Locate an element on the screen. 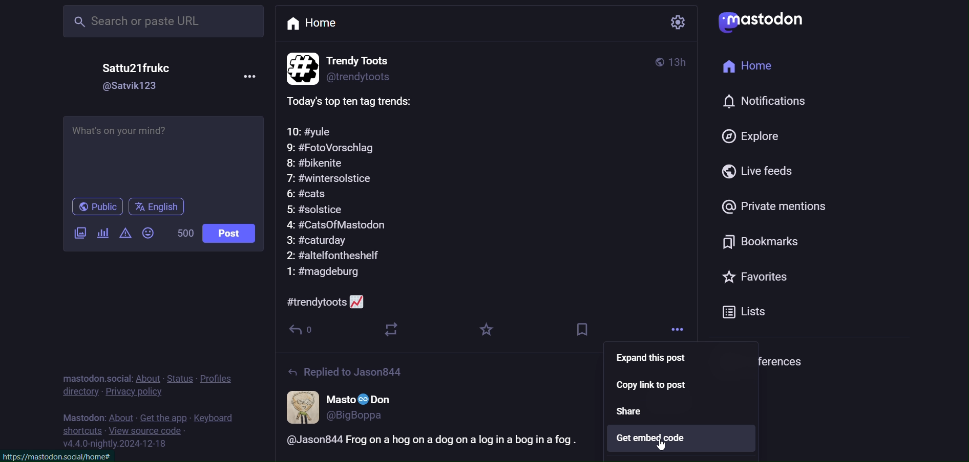 This screenshot has width=969, height=462. status is located at coordinates (181, 375).